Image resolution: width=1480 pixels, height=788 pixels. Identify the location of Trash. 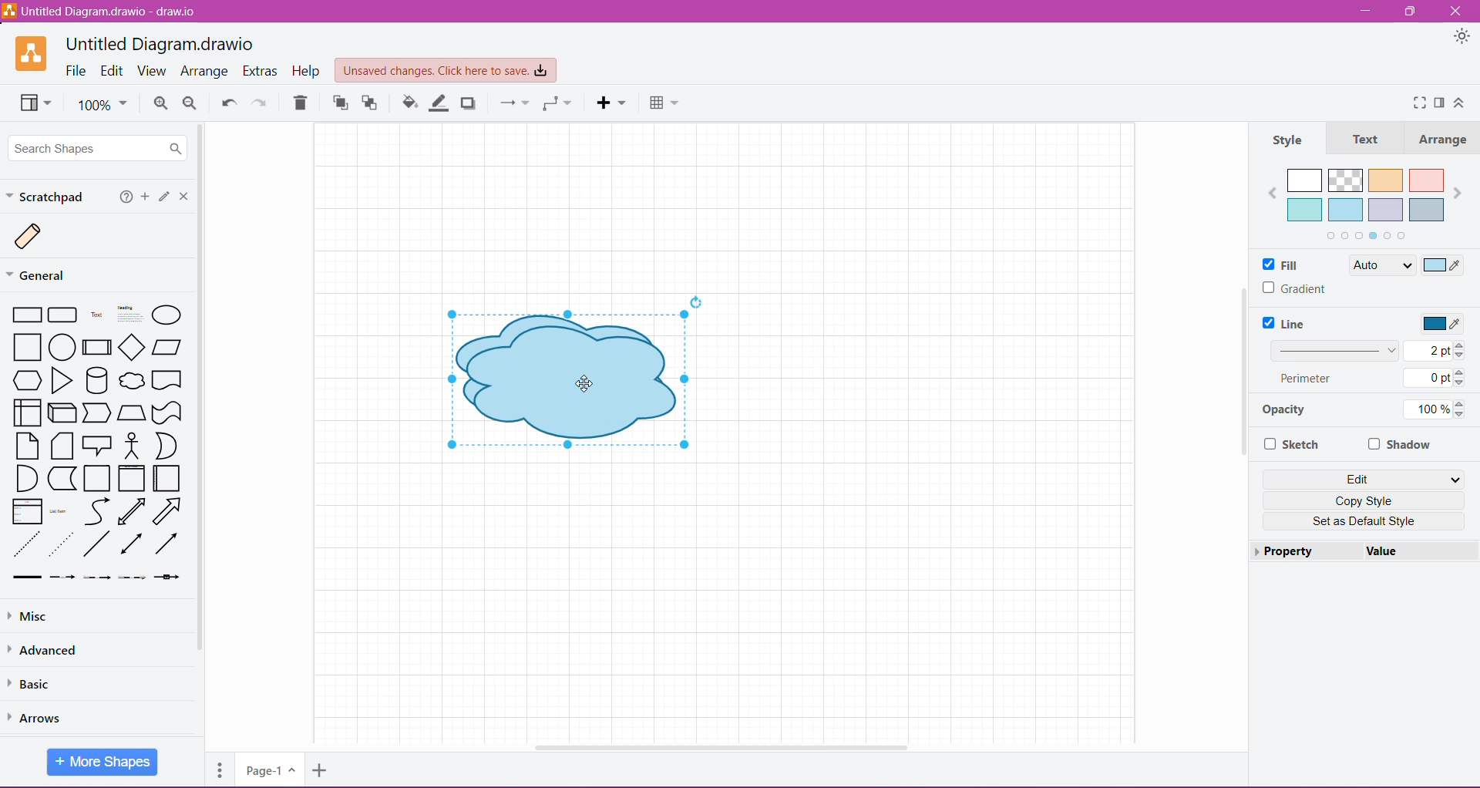
(300, 105).